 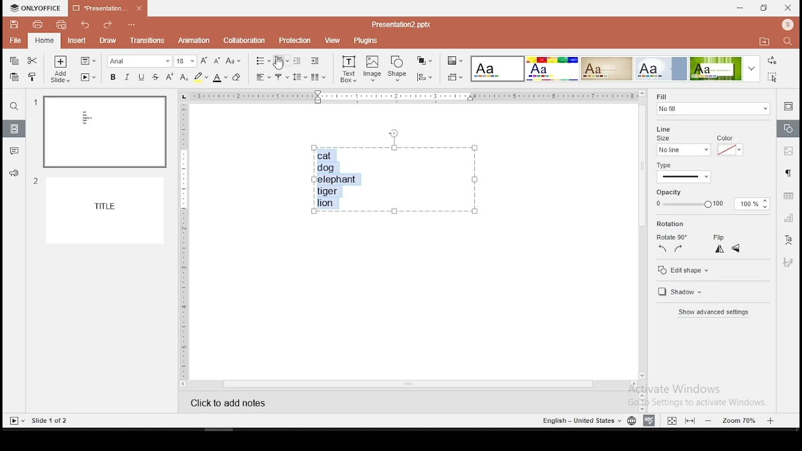 I want to click on bold, so click(x=110, y=77).